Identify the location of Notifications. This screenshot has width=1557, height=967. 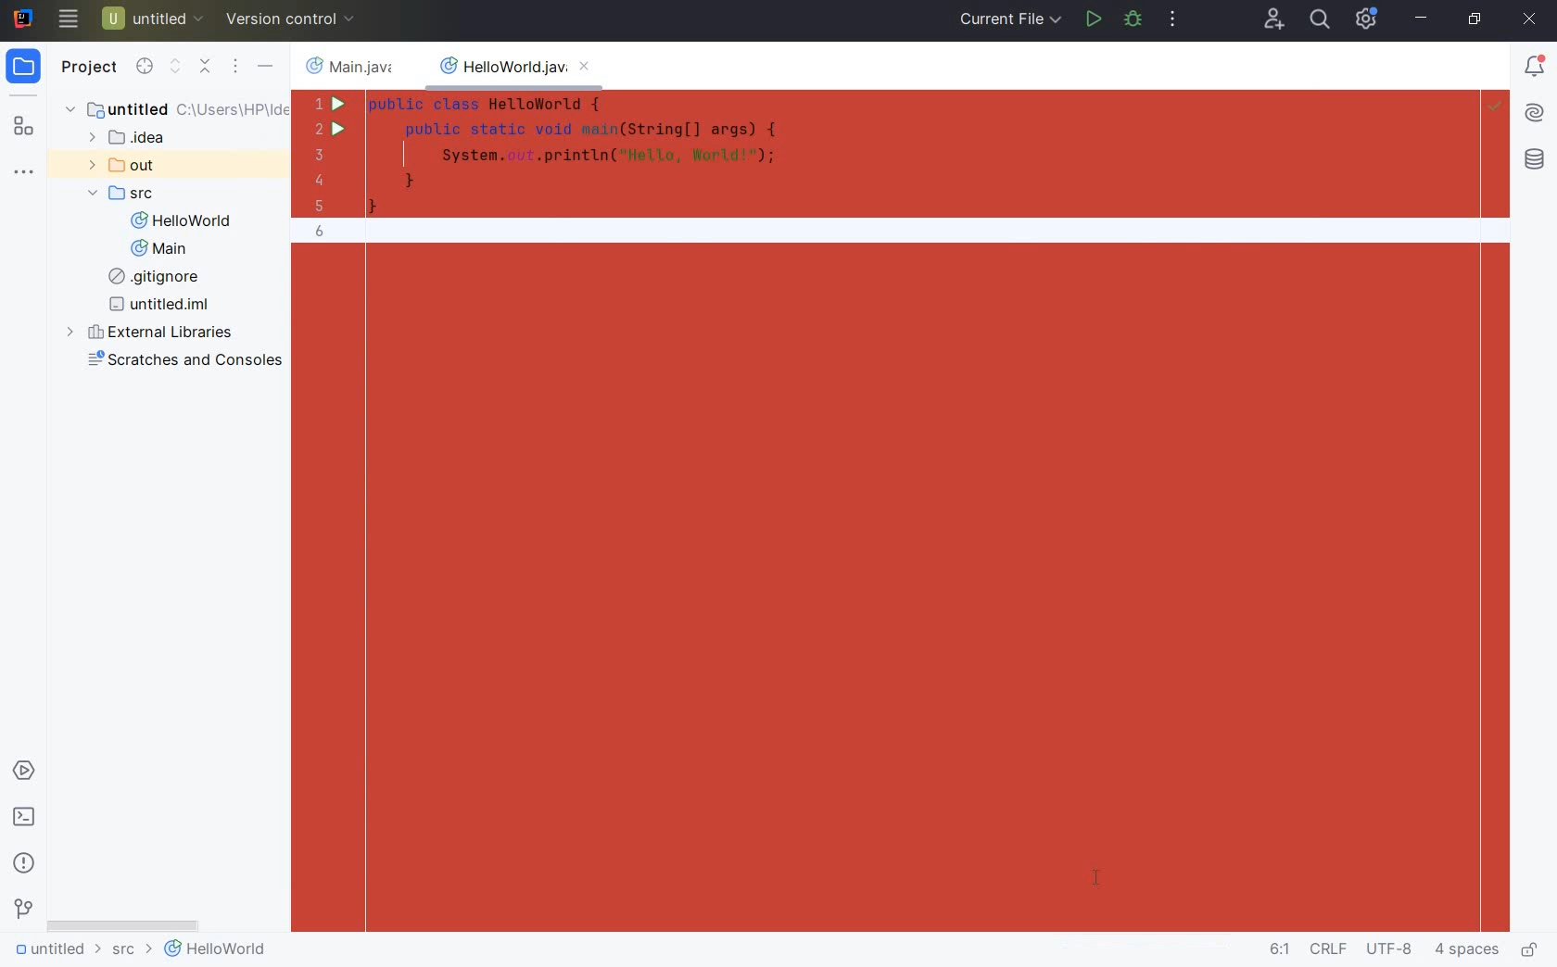
(1536, 68).